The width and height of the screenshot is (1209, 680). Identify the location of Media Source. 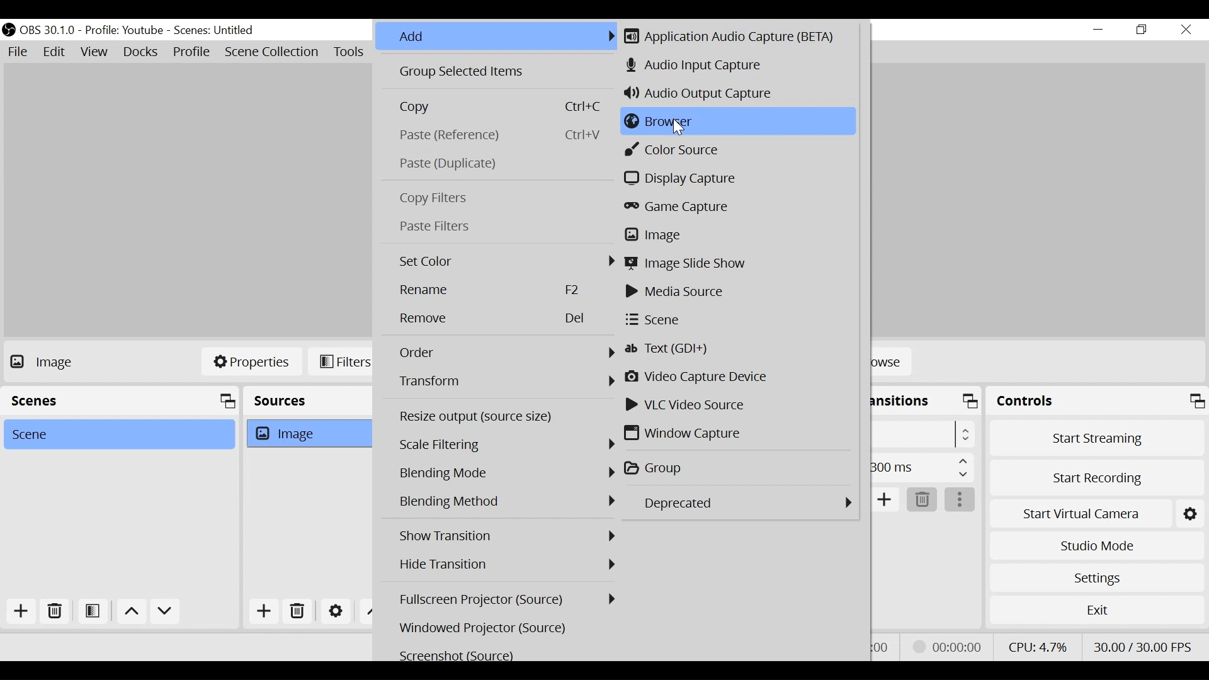
(736, 292).